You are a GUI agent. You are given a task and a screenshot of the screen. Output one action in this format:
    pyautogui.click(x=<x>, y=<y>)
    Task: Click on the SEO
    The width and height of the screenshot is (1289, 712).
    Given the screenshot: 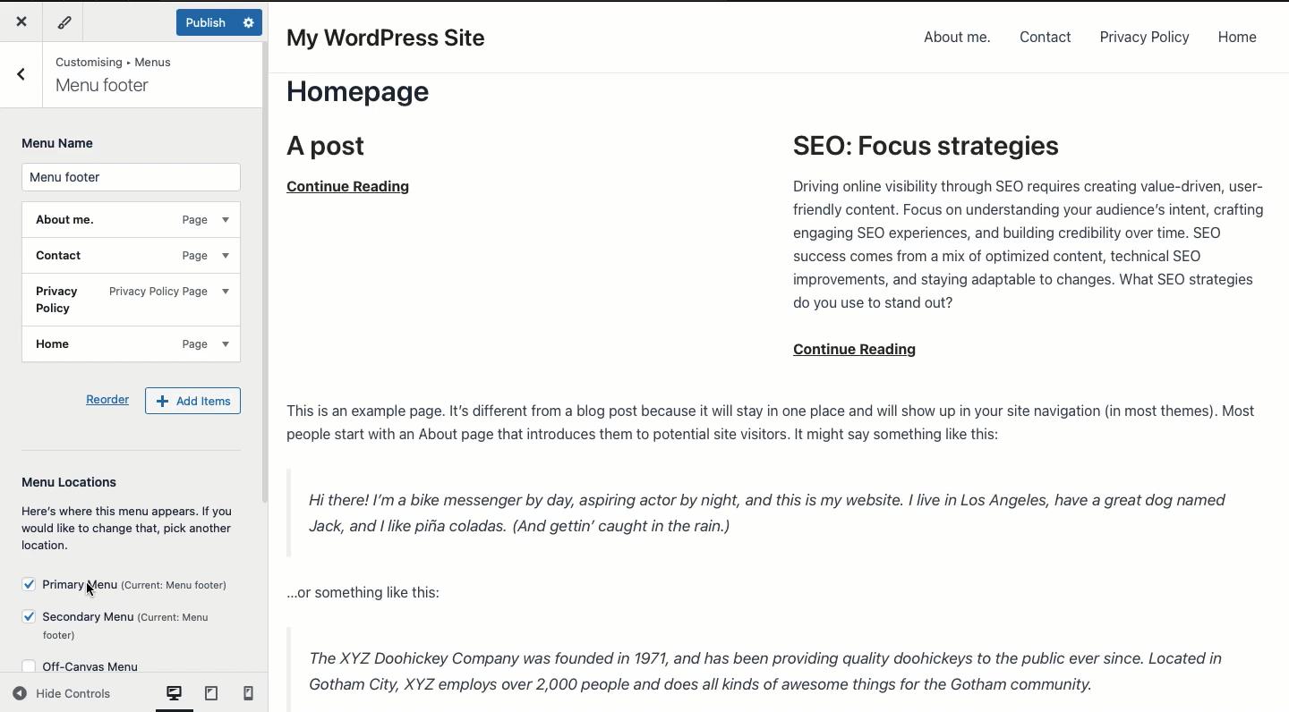 What is the action you would take?
    pyautogui.click(x=1023, y=225)
    